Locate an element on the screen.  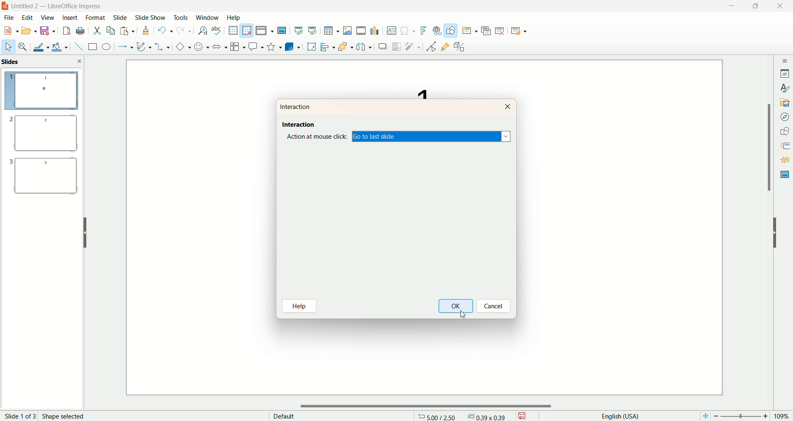
close is located at coordinates (508, 106).